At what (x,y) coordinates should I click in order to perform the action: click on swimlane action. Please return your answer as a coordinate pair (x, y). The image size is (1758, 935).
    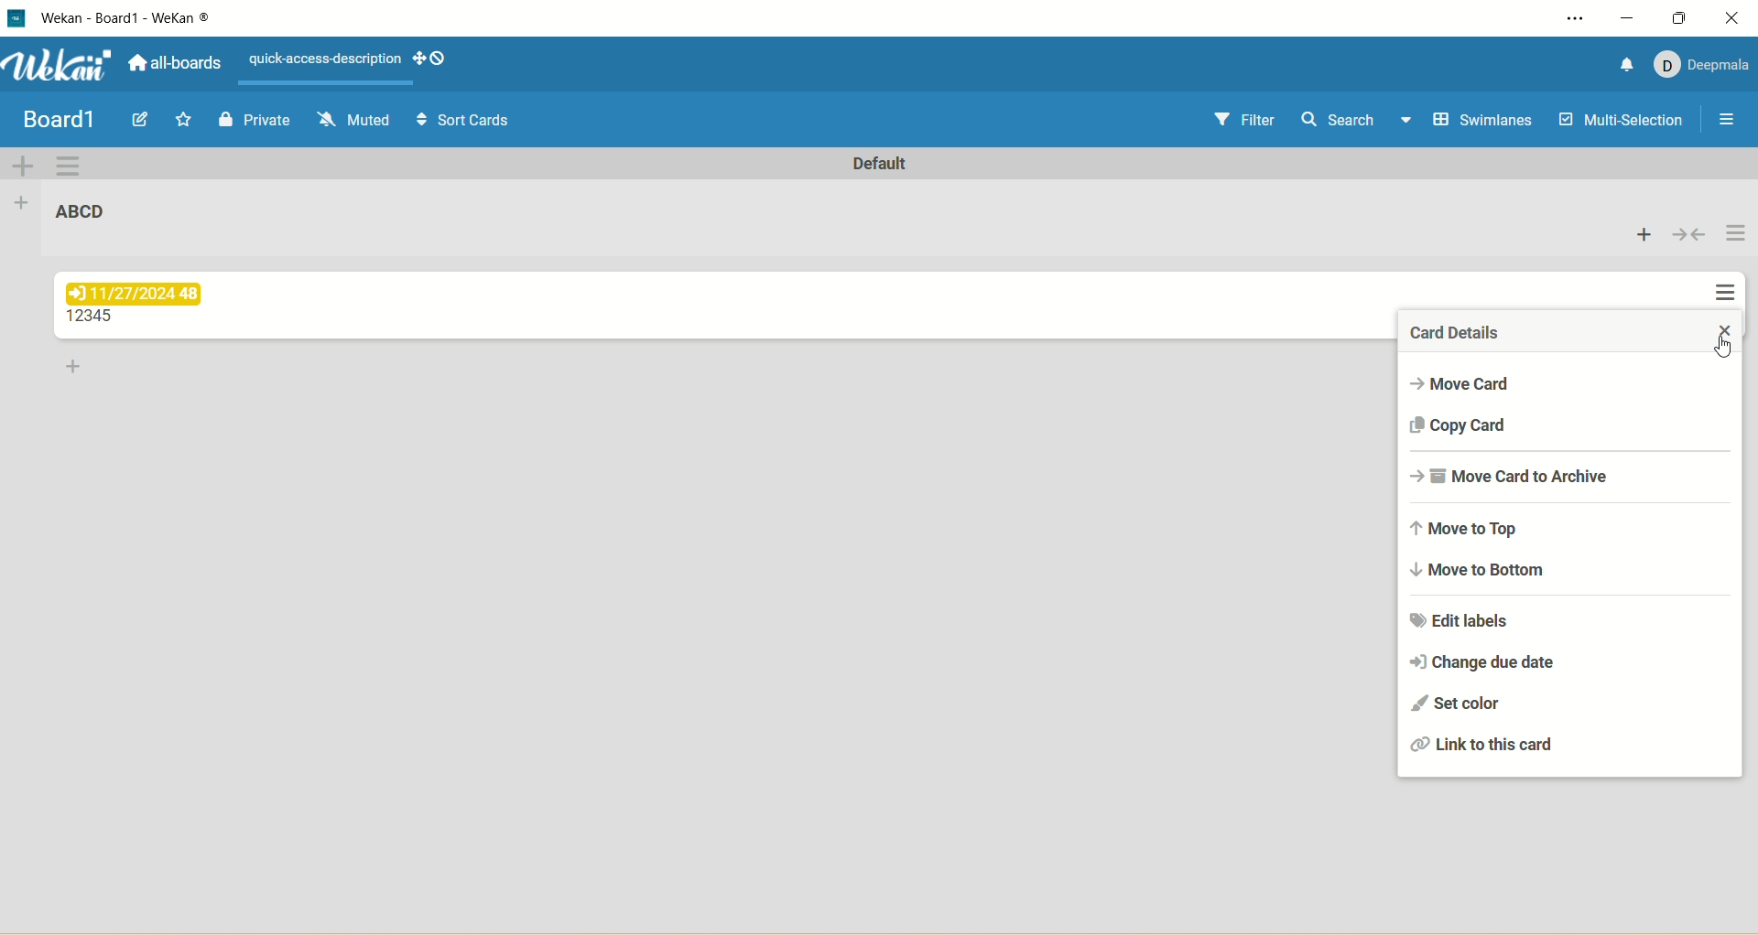
    Looking at the image, I should click on (69, 167).